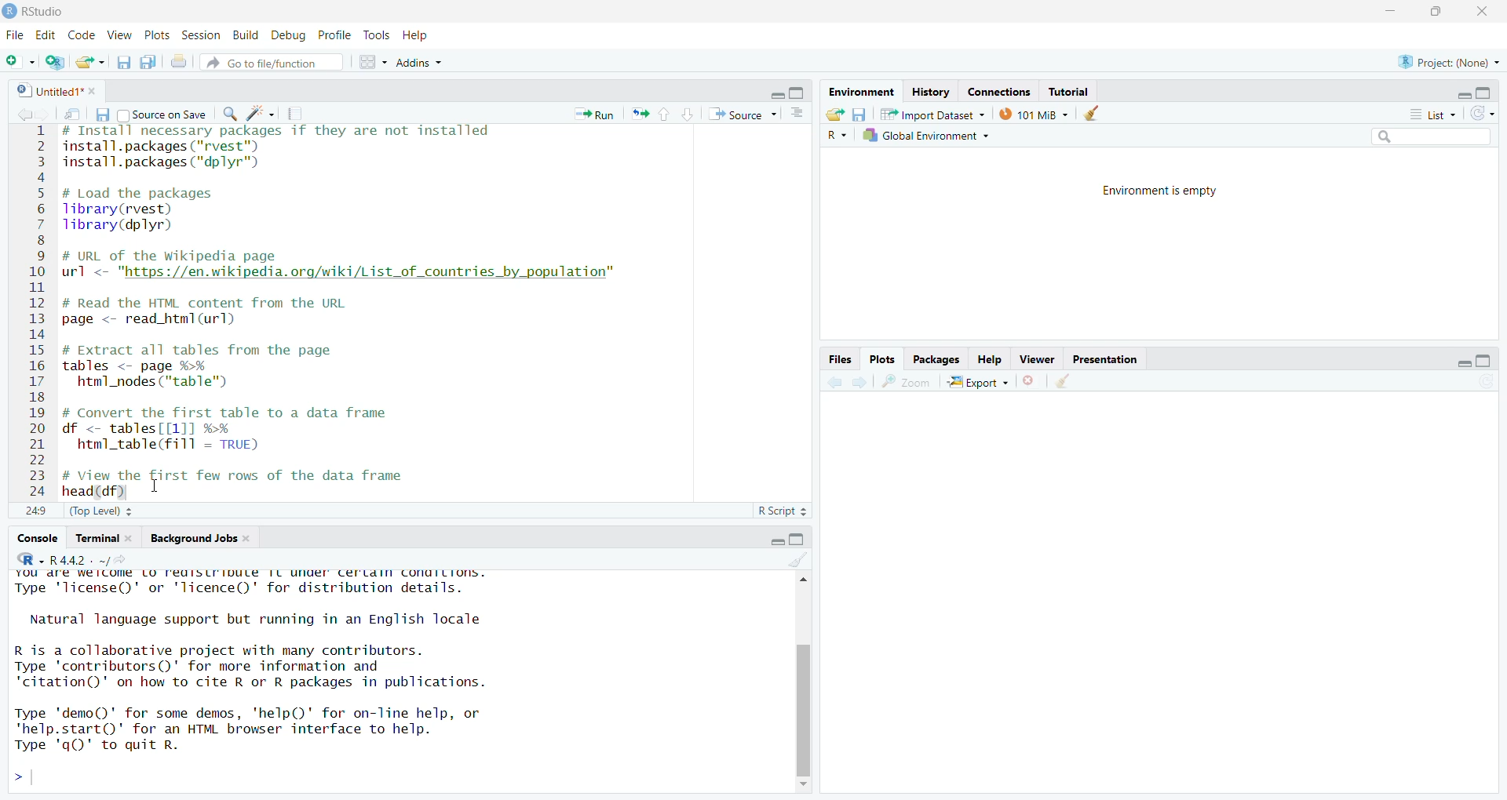 The image size is (1507, 800). I want to click on # URL of the wikipedia pageurl <- "https://en.wikipedia.org/wiki/List_of_countries_by population", so click(342, 267).